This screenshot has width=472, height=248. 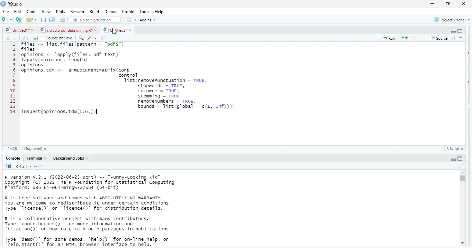 I want to click on R version 4.2.1 (2022-06-23 ucrt) -- "Funny-Looking Kid™
Copyright (C) 2022 The R Foundation for Statistical Computing
Platform: x86_64-w64-mingw32/x64 (64-bit)

R is free software and comes with ABSOLUTELY NO WARRANTY.
You are welcome to redistribute it under certain conditions.
Type 'Ticense()' or 'licence()’ for distribution details.

R is a collaborative project with many contributors.

Type ‘contributors()’ for more information and

“citation()’ on how to cite R or R packages in publications.
Type "demo()’ for some demos, 'help()' for on-line help, or
"helo.start()" for an HTML browser interface to helo., so click(x=101, y=211).